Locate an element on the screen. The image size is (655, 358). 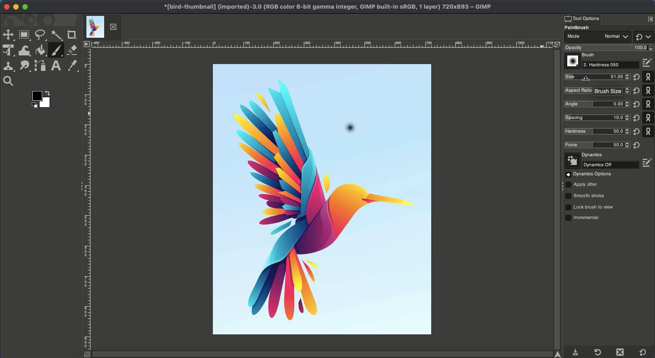
Scroll is located at coordinates (327, 354).